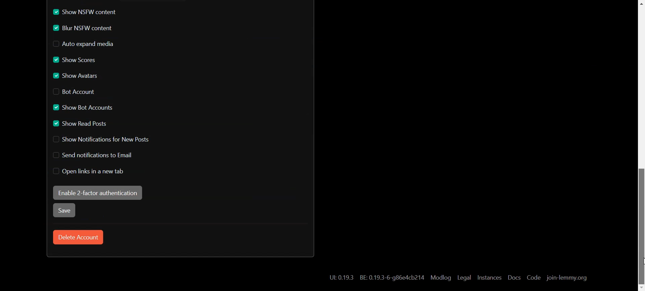 The width and height of the screenshot is (645, 291). Describe the element at coordinates (79, 75) in the screenshot. I see `Enable Show Avatars` at that location.